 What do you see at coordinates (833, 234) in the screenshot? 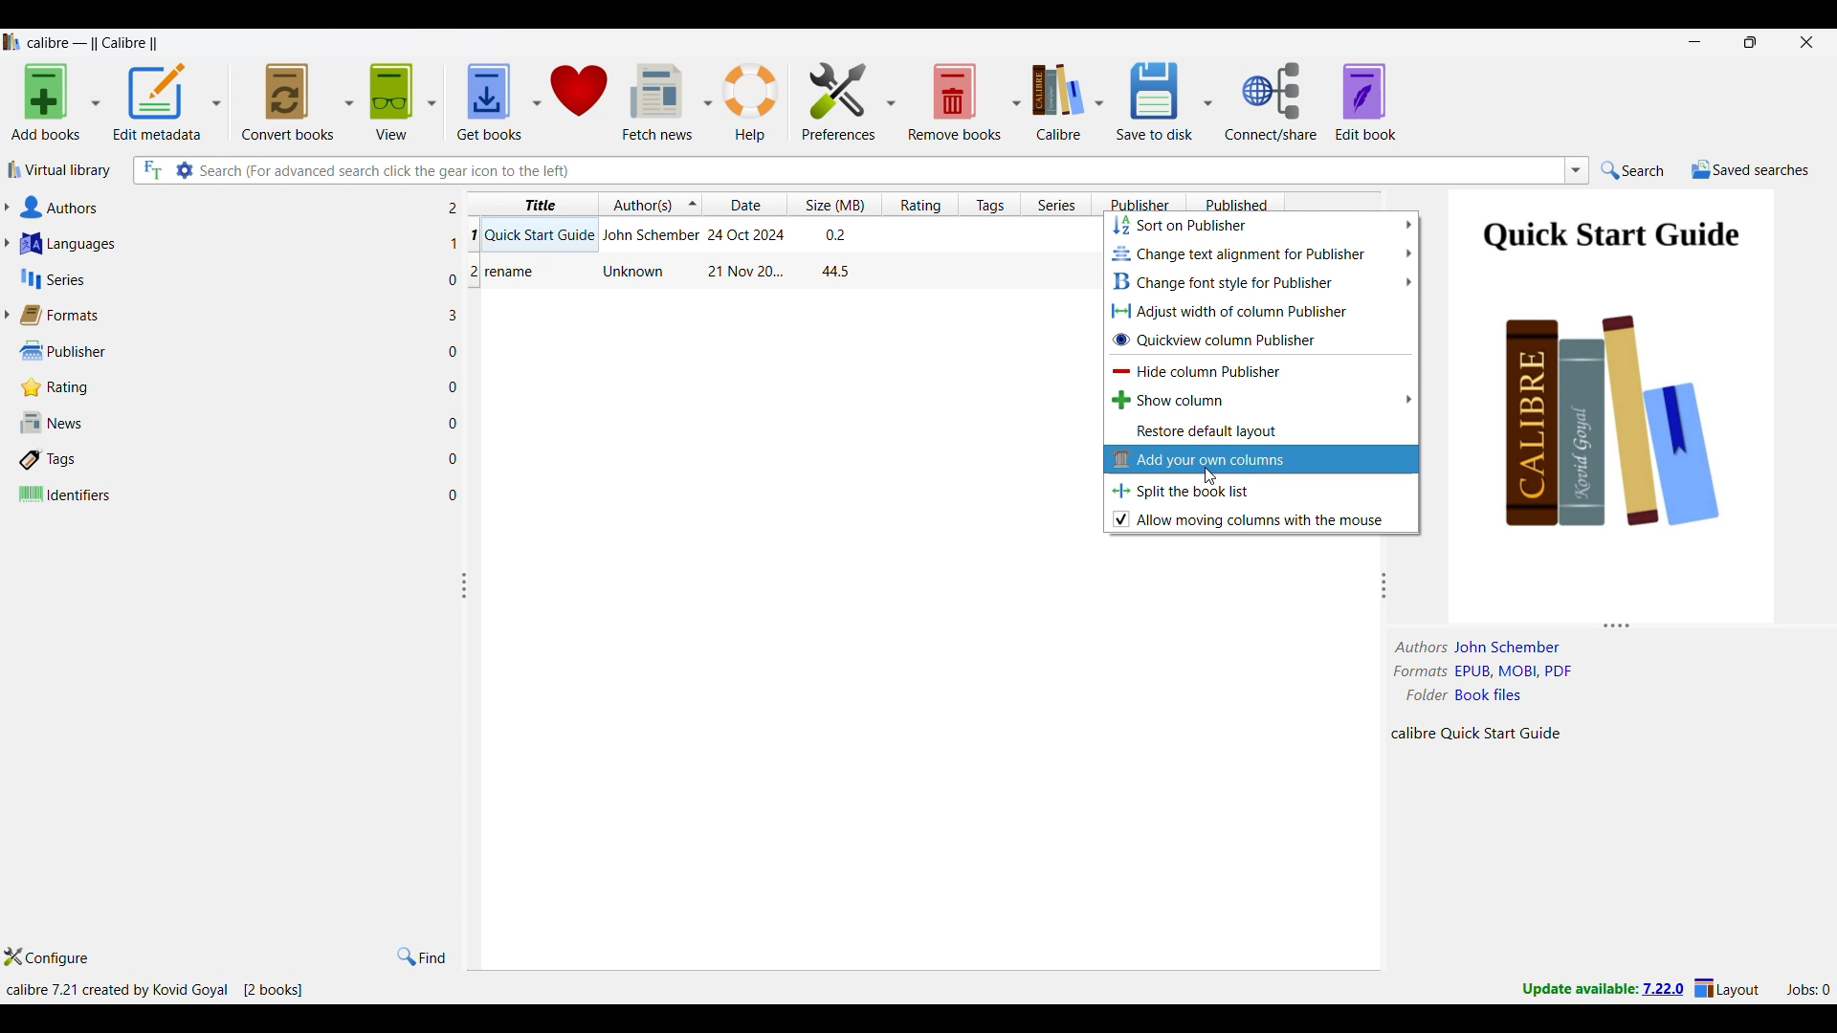
I see `0.2` at bounding box center [833, 234].